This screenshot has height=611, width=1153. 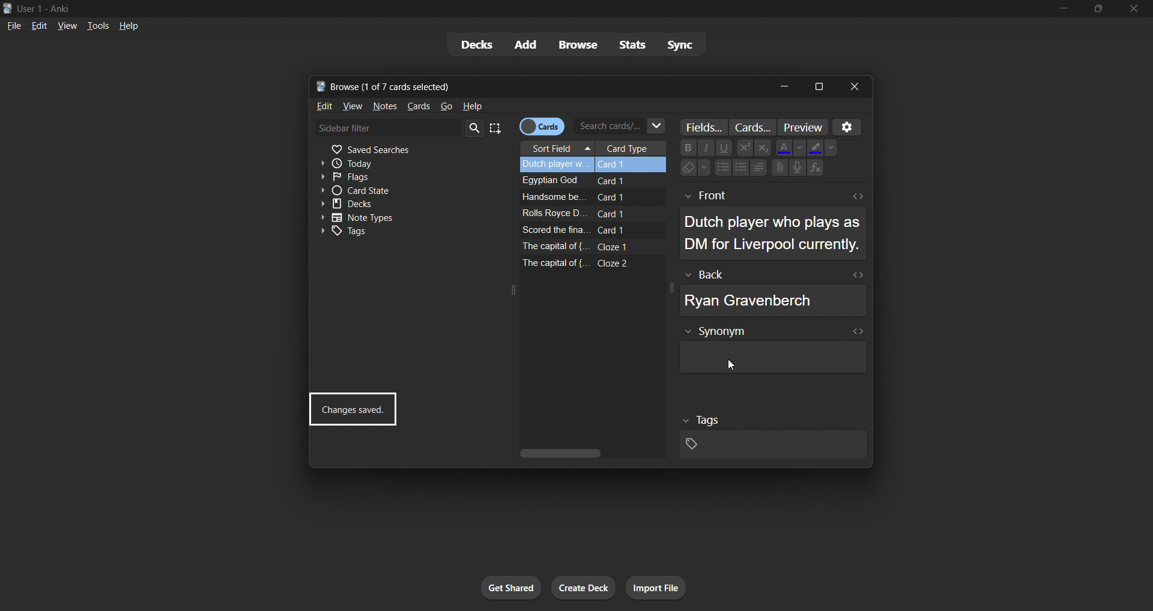 What do you see at coordinates (38, 25) in the screenshot?
I see `edit` at bounding box center [38, 25].